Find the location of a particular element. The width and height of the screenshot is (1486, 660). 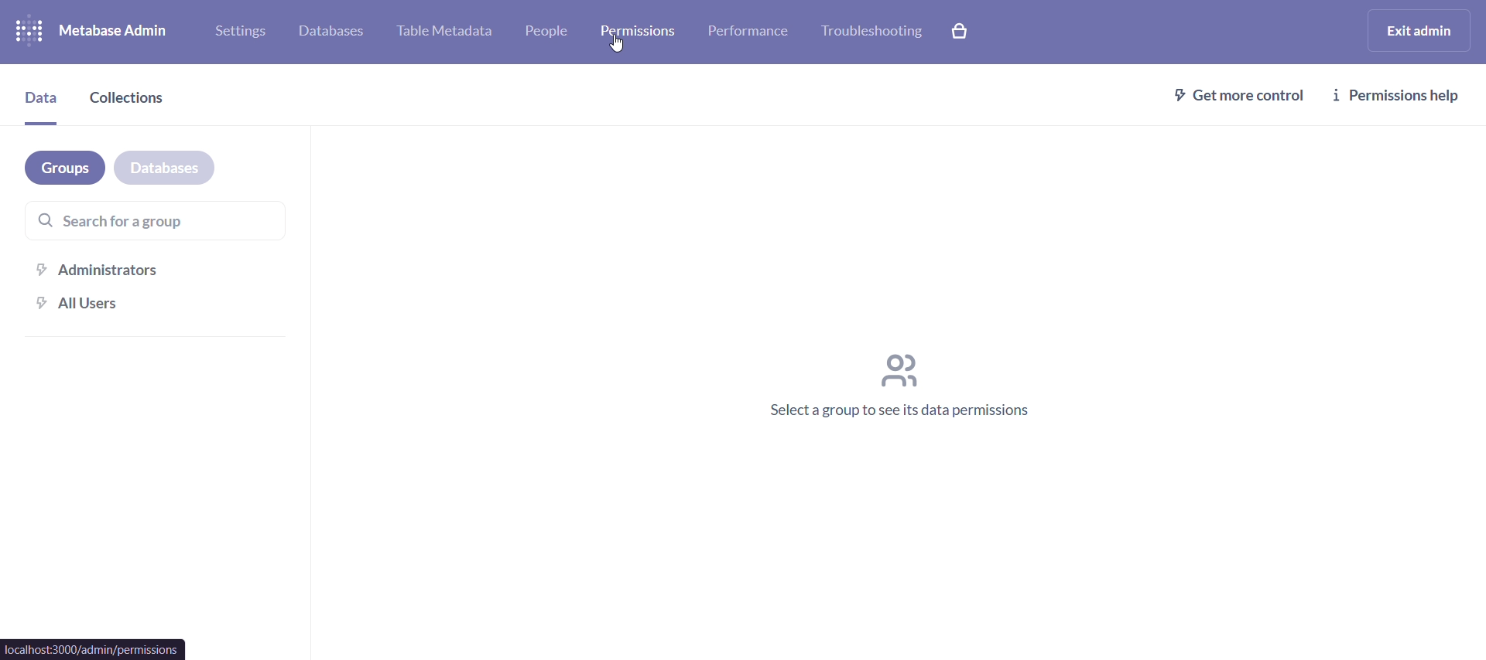

logo is located at coordinates (28, 34).